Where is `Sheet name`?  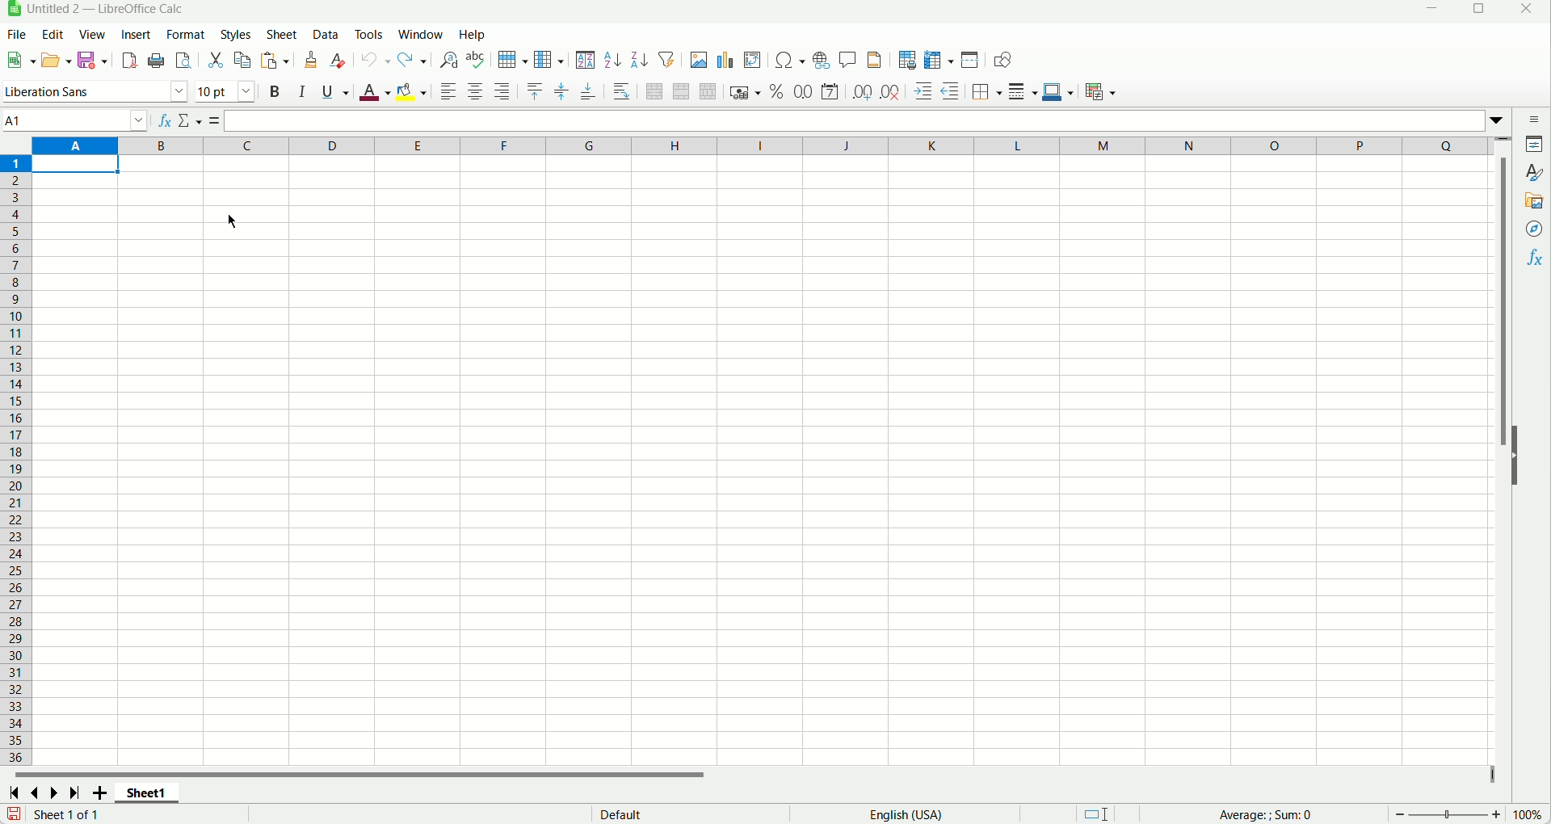 Sheet name is located at coordinates (146, 793).